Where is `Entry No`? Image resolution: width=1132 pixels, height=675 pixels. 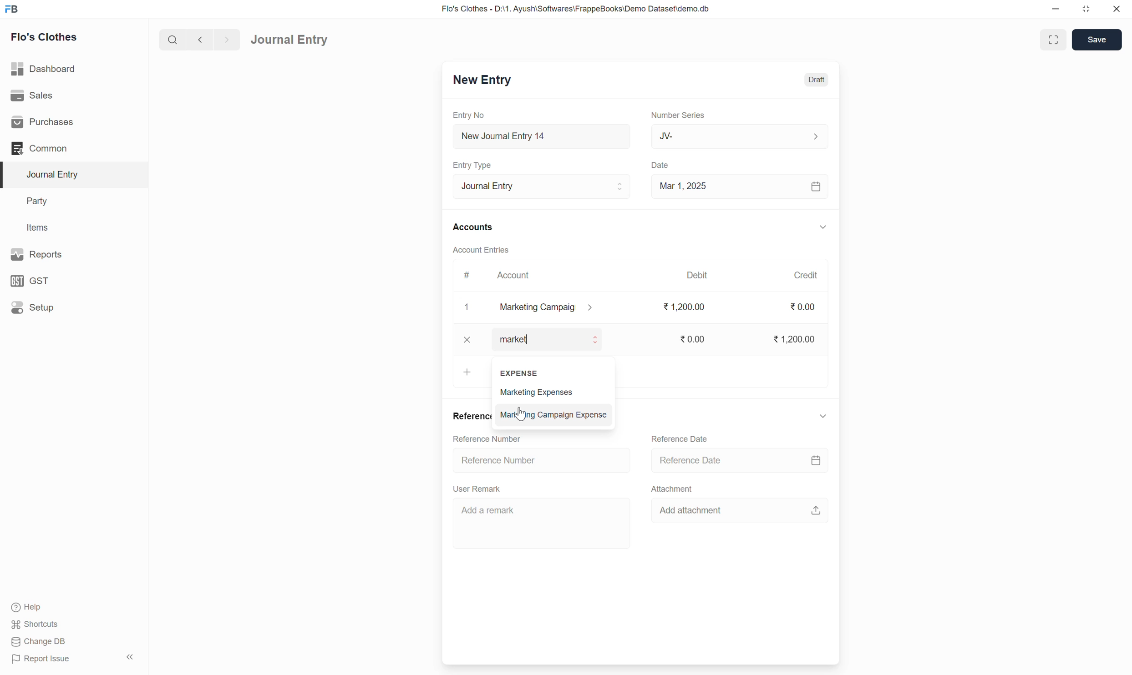
Entry No is located at coordinates (471, 115).